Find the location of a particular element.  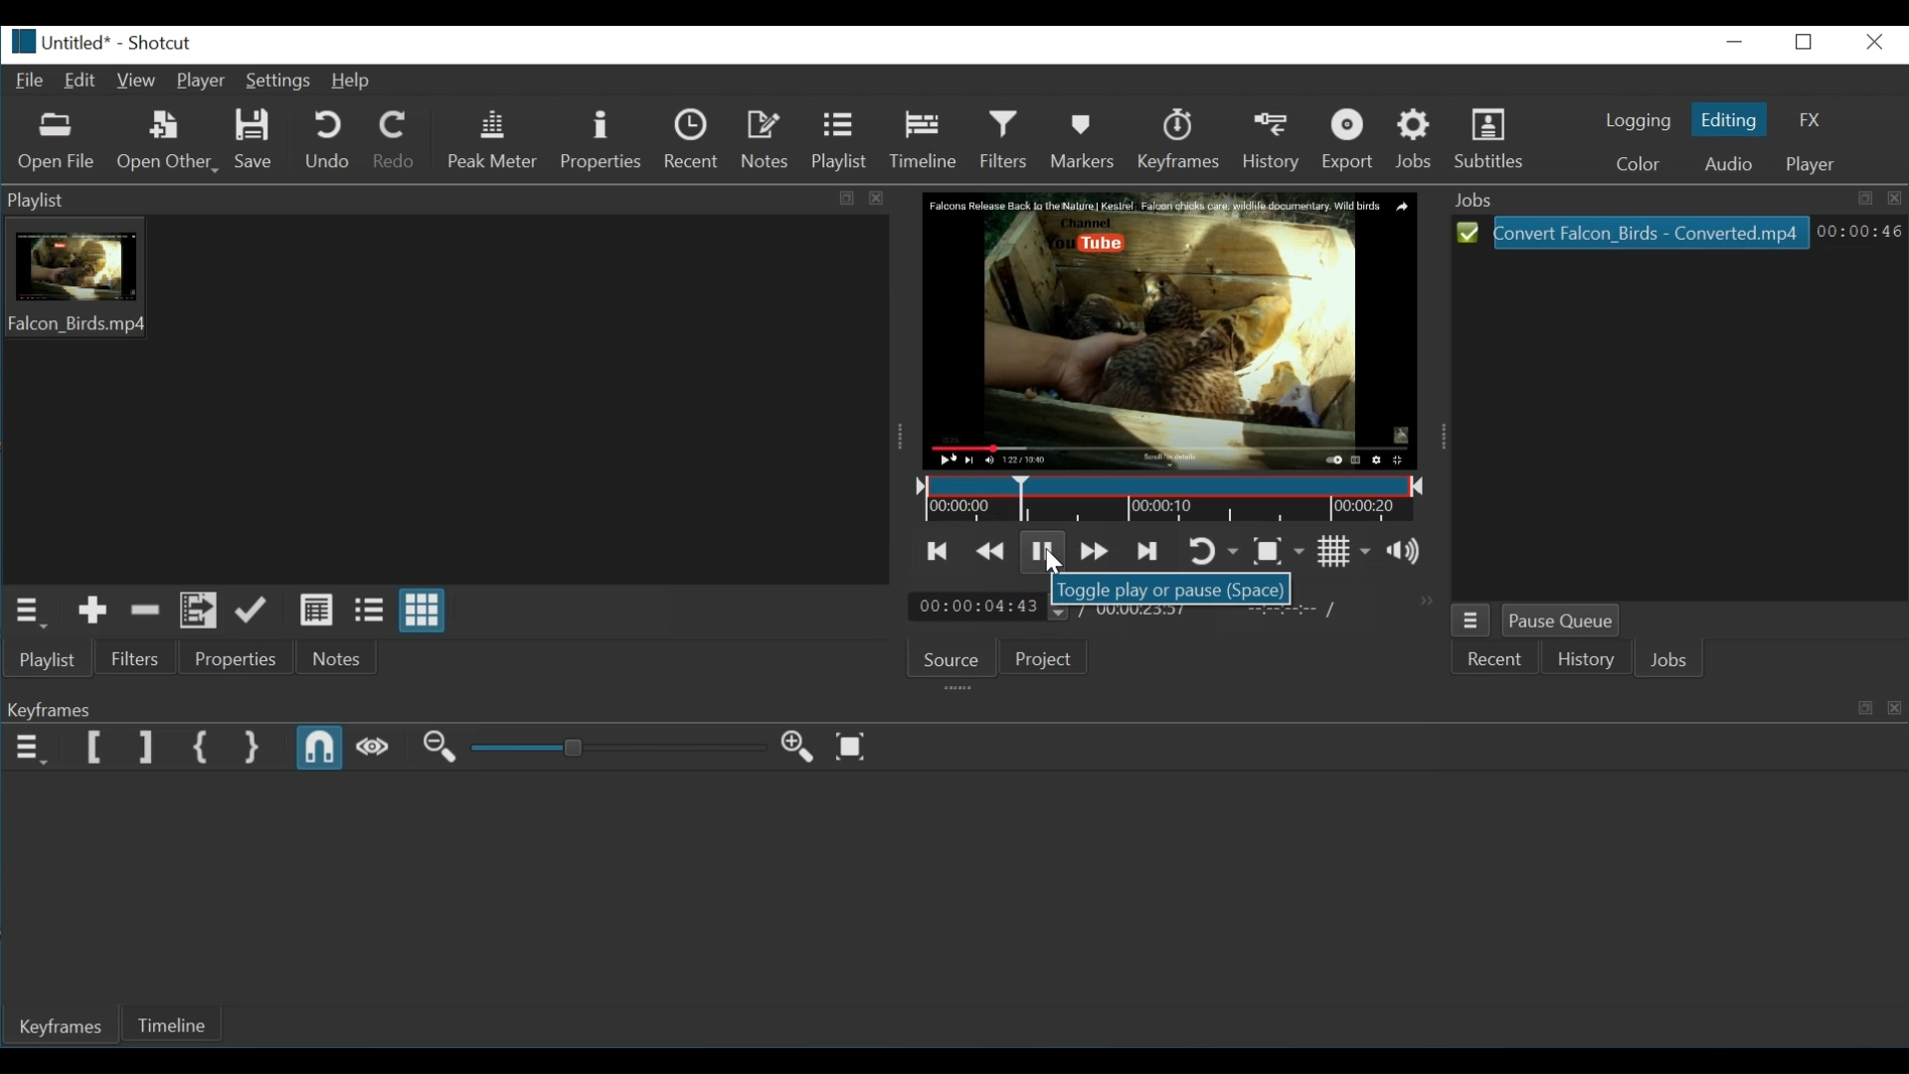

Toggle play or pause(Space) is located at coordinates (1179, 590).